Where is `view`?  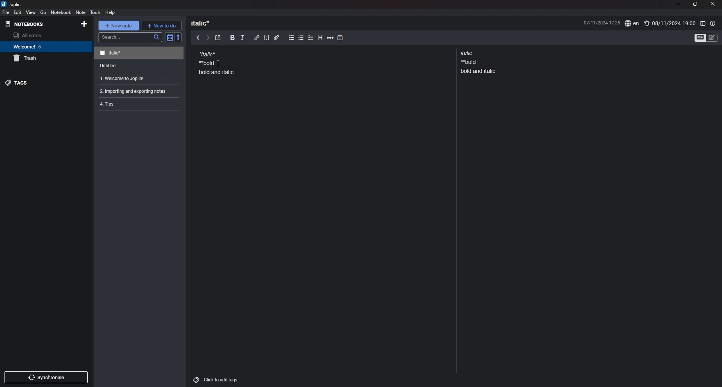 view is located at coordinates (31, 12).